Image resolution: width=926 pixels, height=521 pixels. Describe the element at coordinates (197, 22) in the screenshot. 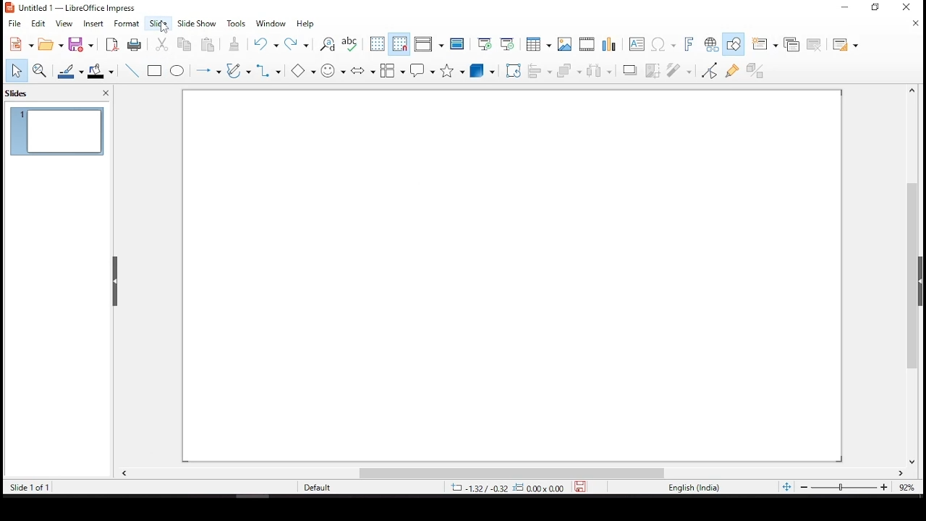

I see `slide show` at that location.